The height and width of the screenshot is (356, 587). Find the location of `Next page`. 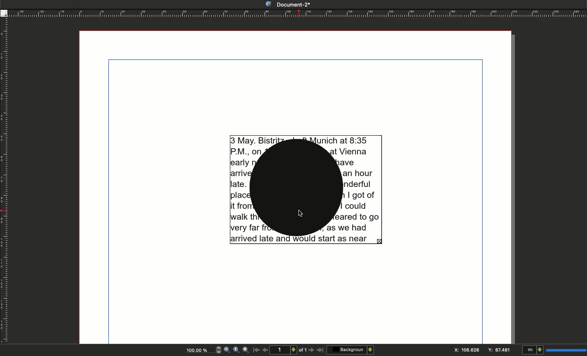

Next page is located at coordinates (311, 350).